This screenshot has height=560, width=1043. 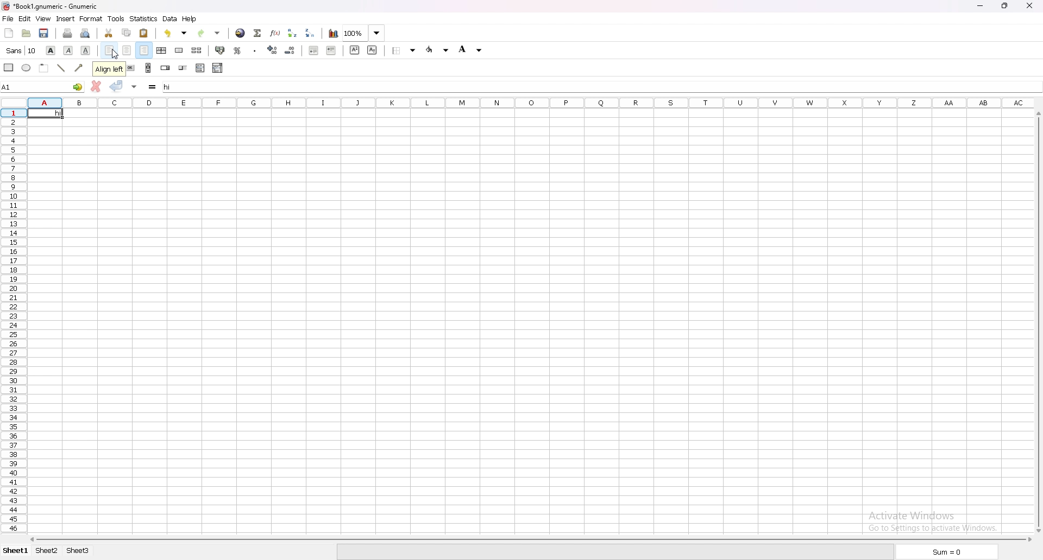 I want to click on summation, so click(x=257, y=33).